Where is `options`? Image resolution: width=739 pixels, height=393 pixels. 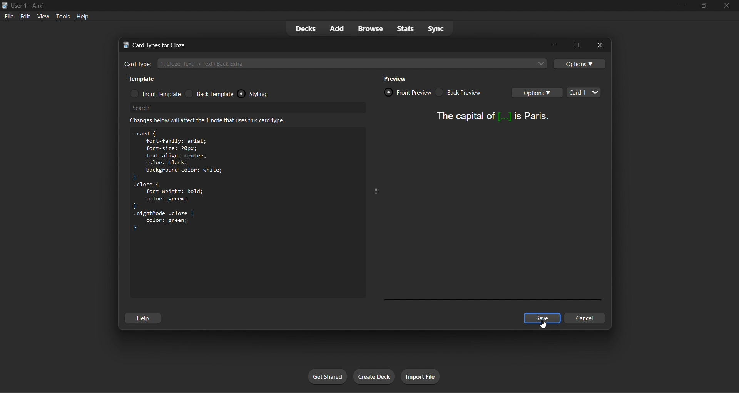 options is located at coordinates (576, 44).